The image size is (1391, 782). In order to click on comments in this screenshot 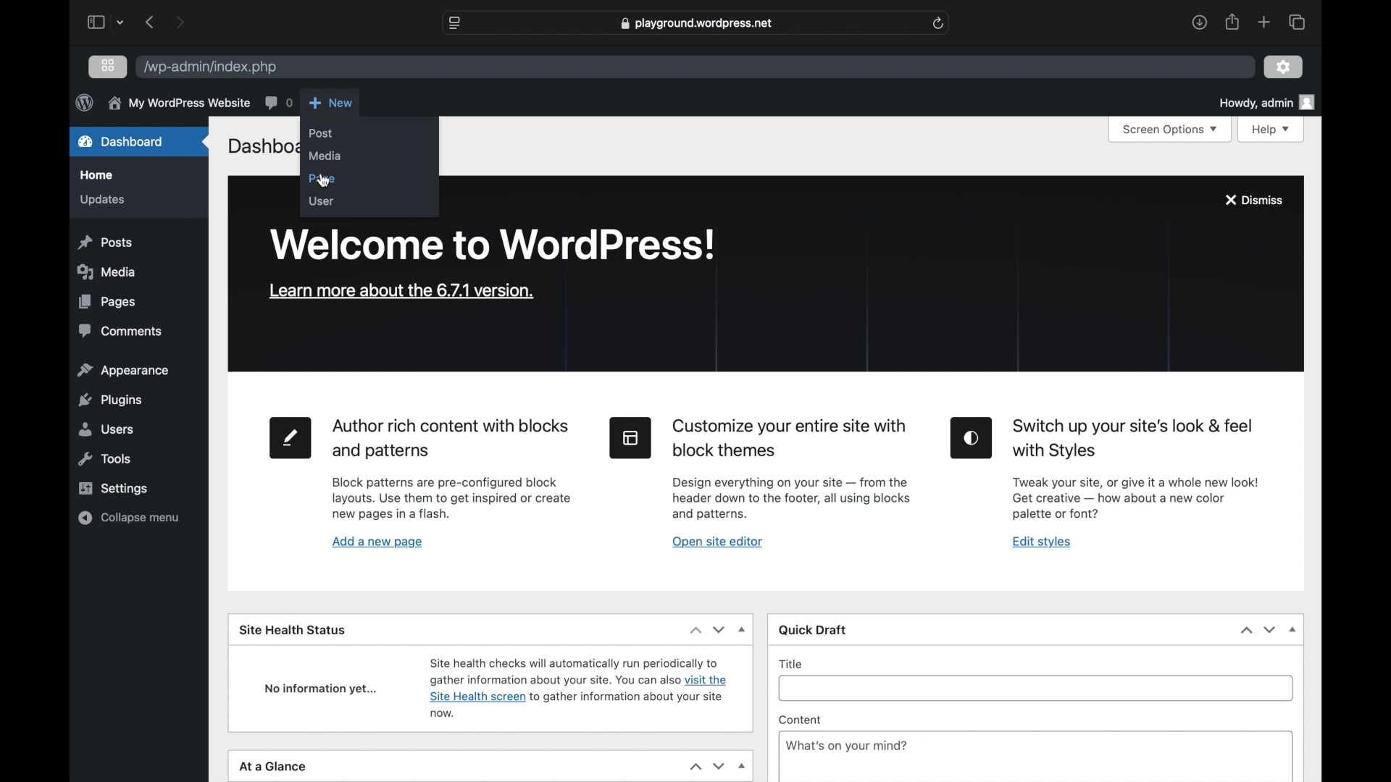, I will do `click(278, 103)`.